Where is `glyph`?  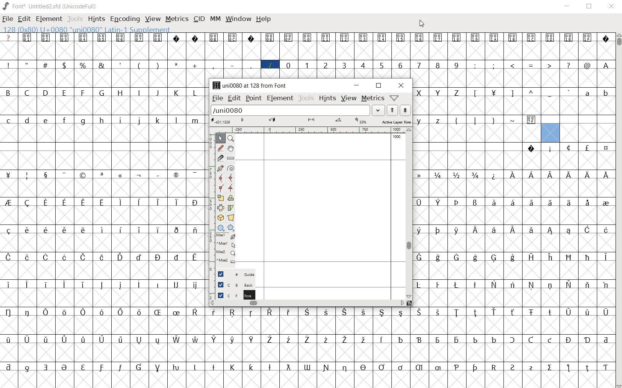 glyph is located at coordinates (532, 257).